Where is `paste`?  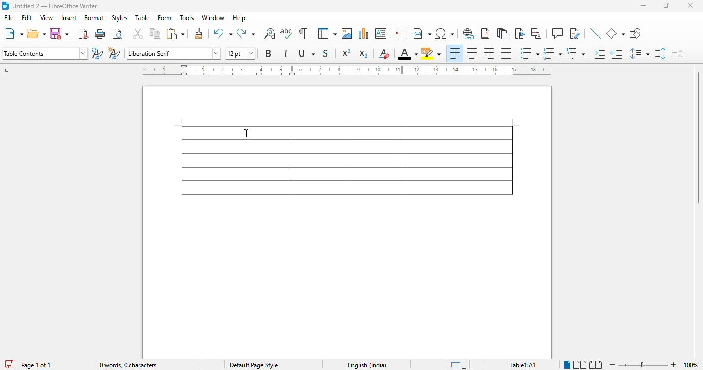
paste is located at coordinates (176, 33).